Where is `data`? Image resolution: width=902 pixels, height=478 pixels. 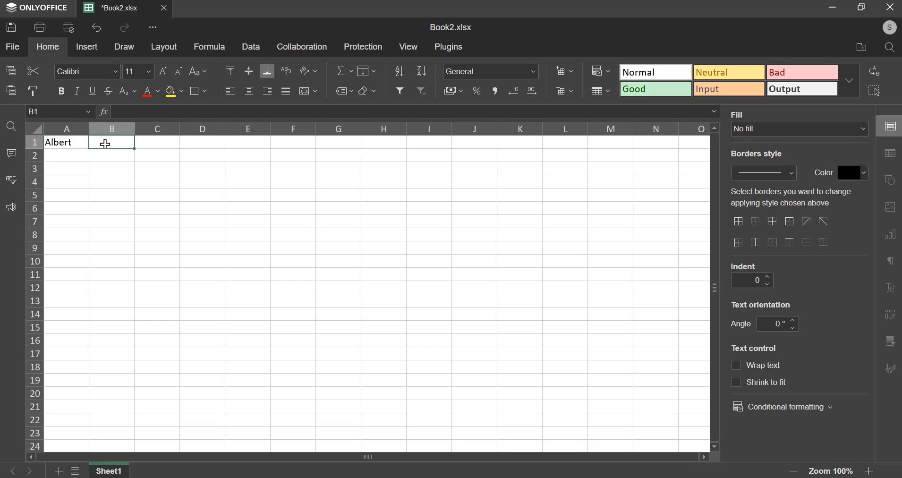
data is located at coordinates (253, 47).